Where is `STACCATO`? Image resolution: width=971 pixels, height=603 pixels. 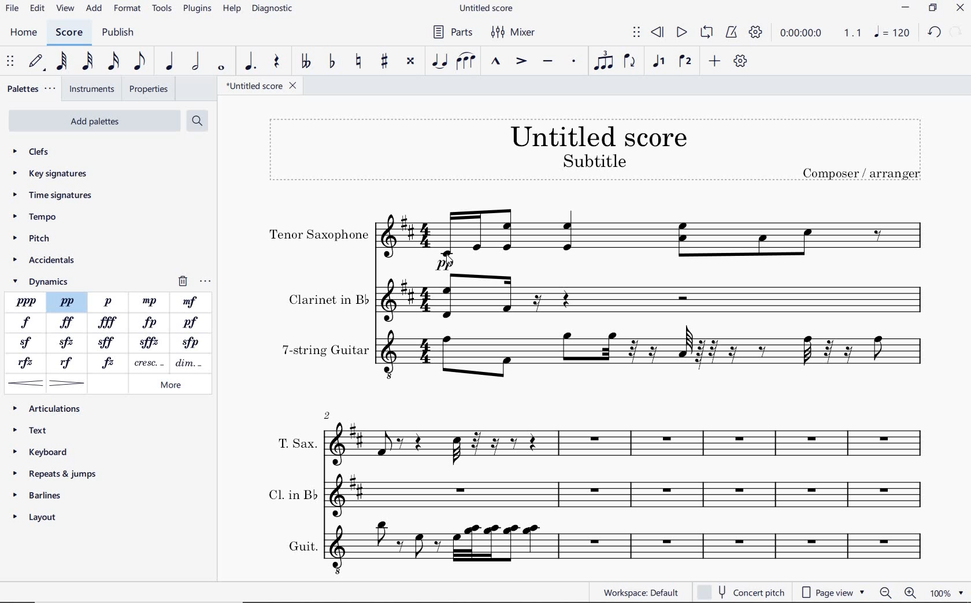 STACCATO is located at coordinates (576, 62).